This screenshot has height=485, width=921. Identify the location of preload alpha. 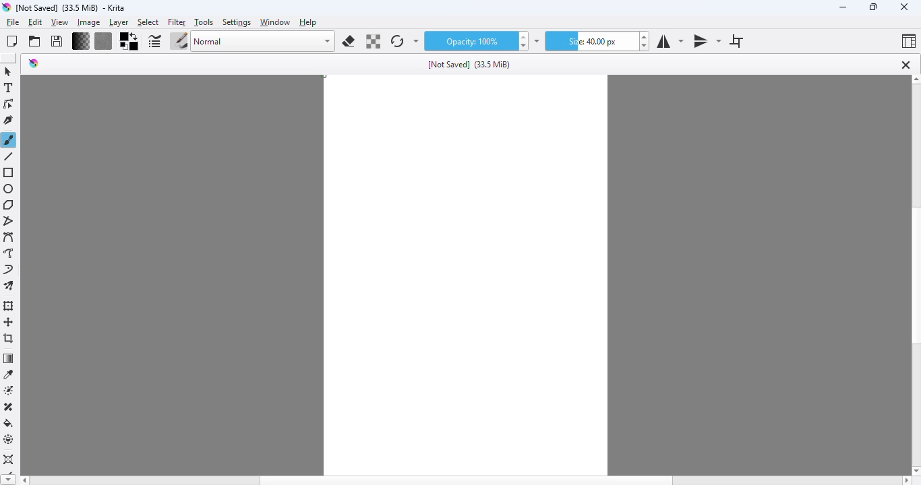
(374, 42).